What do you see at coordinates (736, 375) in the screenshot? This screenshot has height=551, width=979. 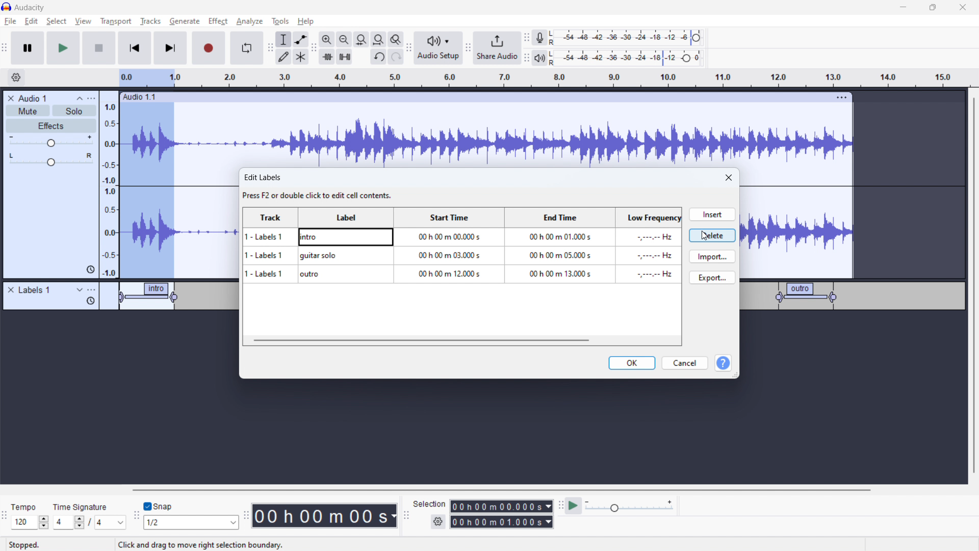 I see `resize` at bounding box center [736, 375].